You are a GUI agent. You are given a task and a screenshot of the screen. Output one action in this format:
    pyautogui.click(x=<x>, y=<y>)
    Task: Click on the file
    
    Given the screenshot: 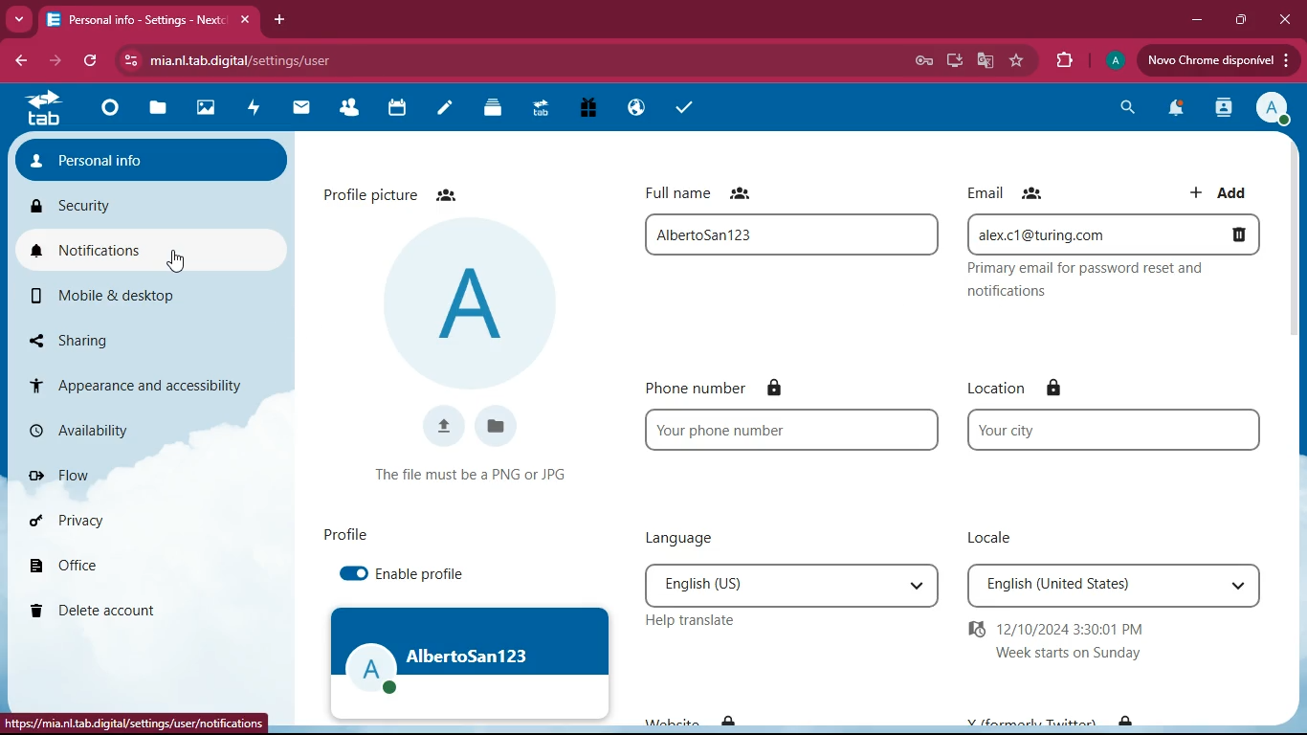 What is the action you would take?
    pyautogui.click(x=501, y=429)
    